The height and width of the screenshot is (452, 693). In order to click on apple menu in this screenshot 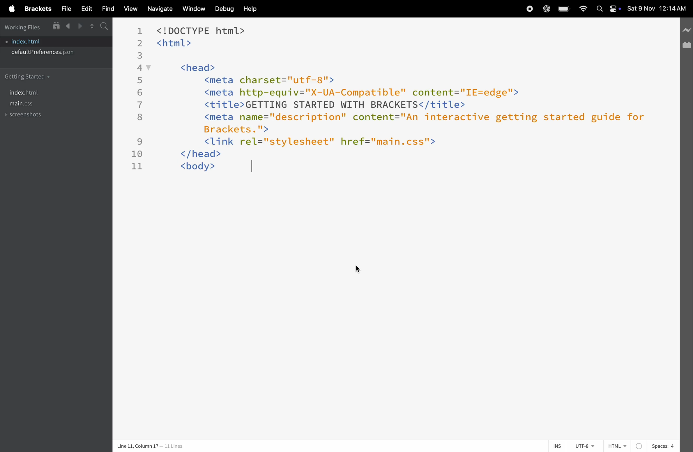, I will do `click(12, 9)`.